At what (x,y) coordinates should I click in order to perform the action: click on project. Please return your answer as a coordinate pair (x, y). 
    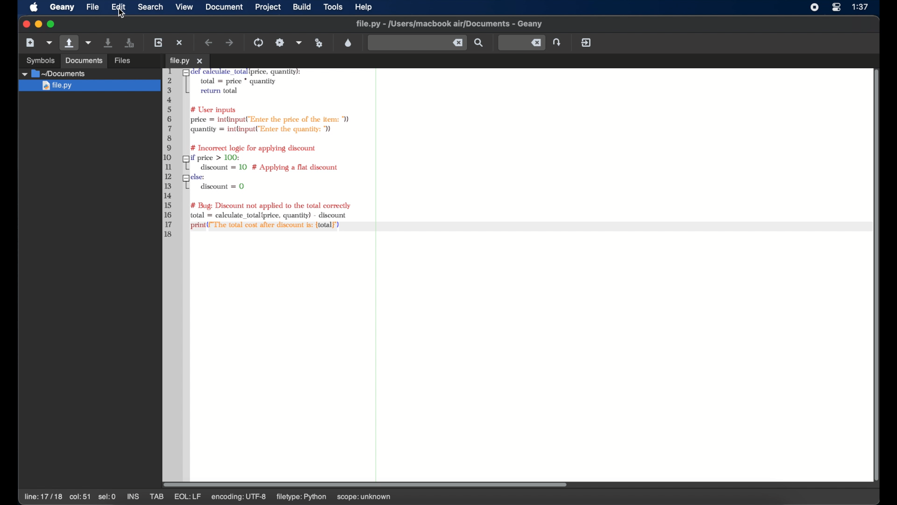
    Looking at the image, I should click on (268, 7).